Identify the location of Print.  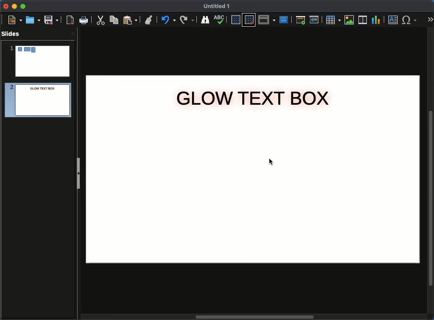
(84, 21).